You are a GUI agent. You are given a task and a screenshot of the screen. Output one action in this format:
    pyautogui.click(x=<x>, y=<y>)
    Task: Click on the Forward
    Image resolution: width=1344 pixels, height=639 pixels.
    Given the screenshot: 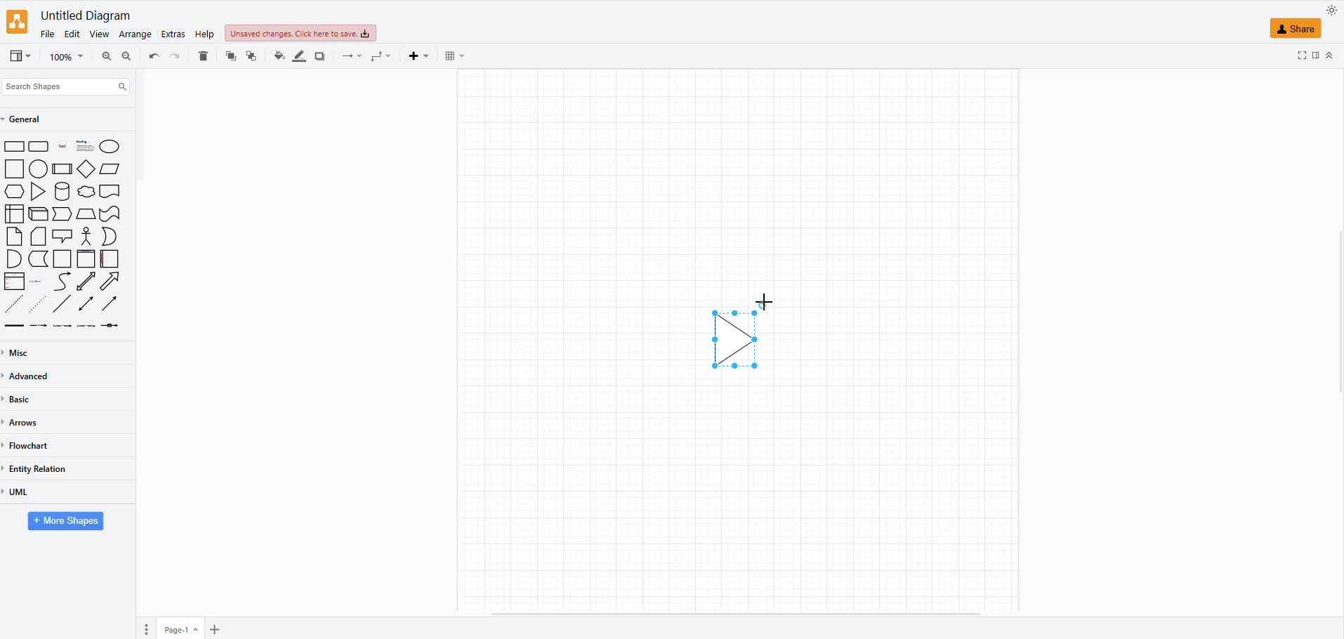 What is the action you would take?
    pyautogui.click(x=62, y=213)
    